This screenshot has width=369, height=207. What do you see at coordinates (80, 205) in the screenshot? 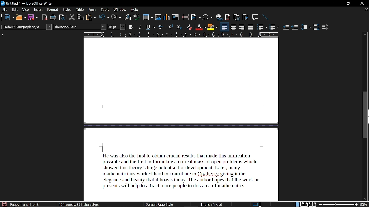
I see `words and character count: 154 words, 978 characters` at bounding box center [80, 205].